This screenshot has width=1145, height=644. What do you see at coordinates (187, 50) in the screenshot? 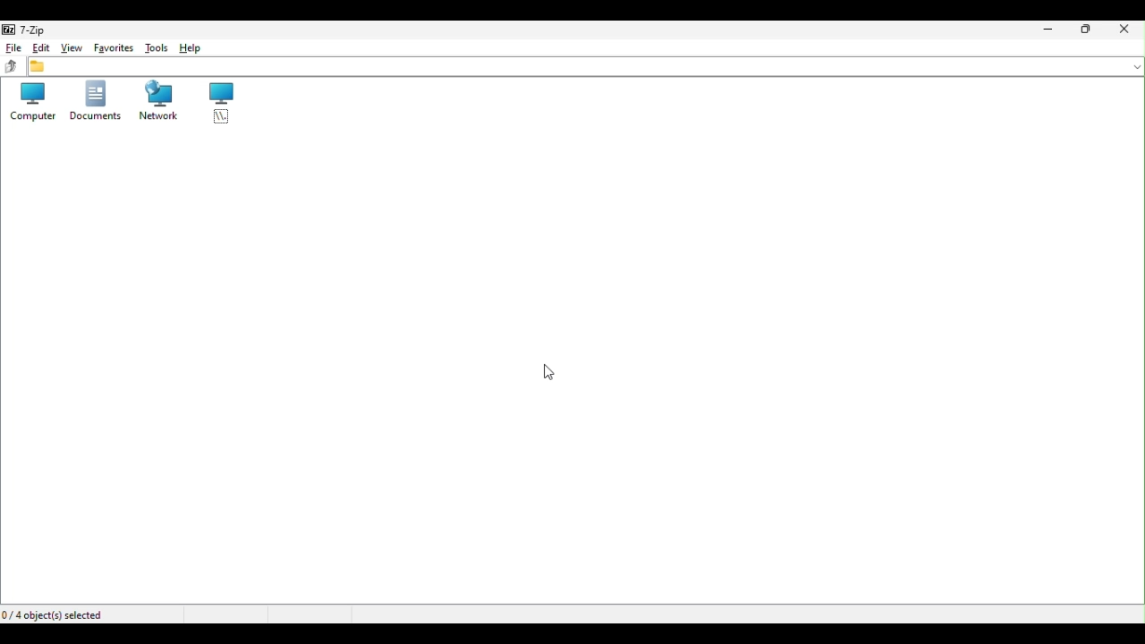
I see `Help` at bounding box center [187, 50].